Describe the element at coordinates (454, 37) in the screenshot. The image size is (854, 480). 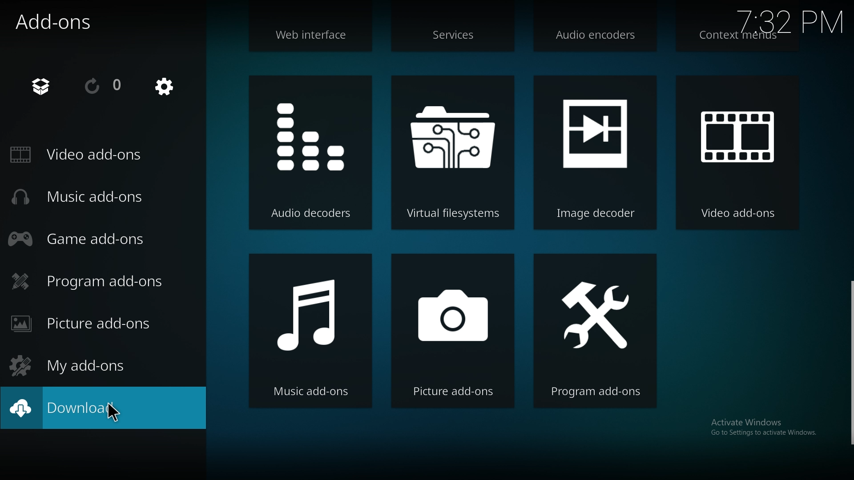
I see `services` at that location.